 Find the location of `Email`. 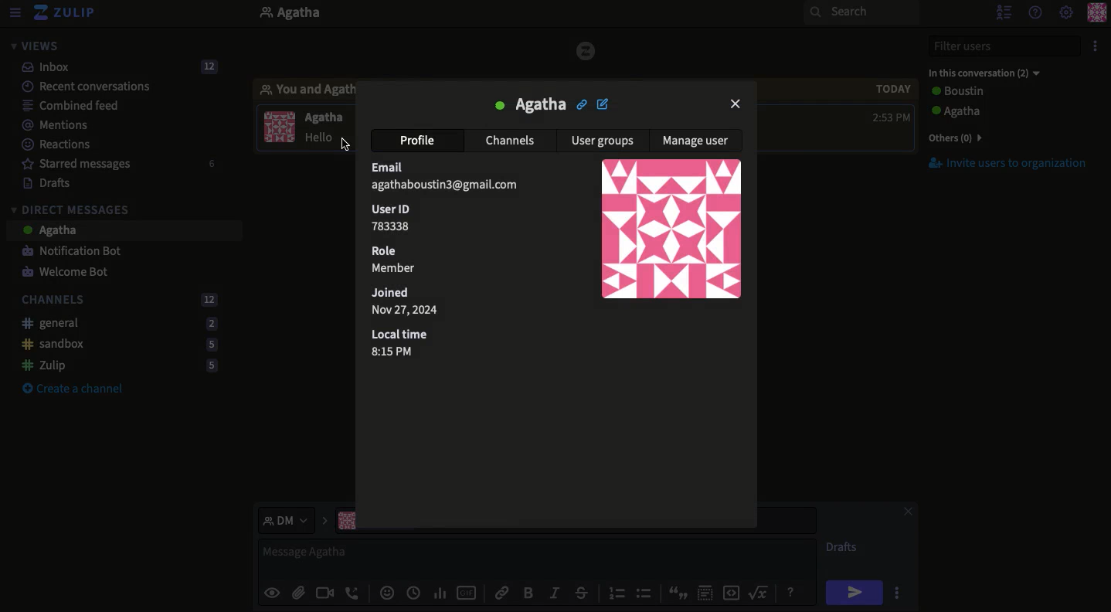

Email is located at coordinates (450, 178).